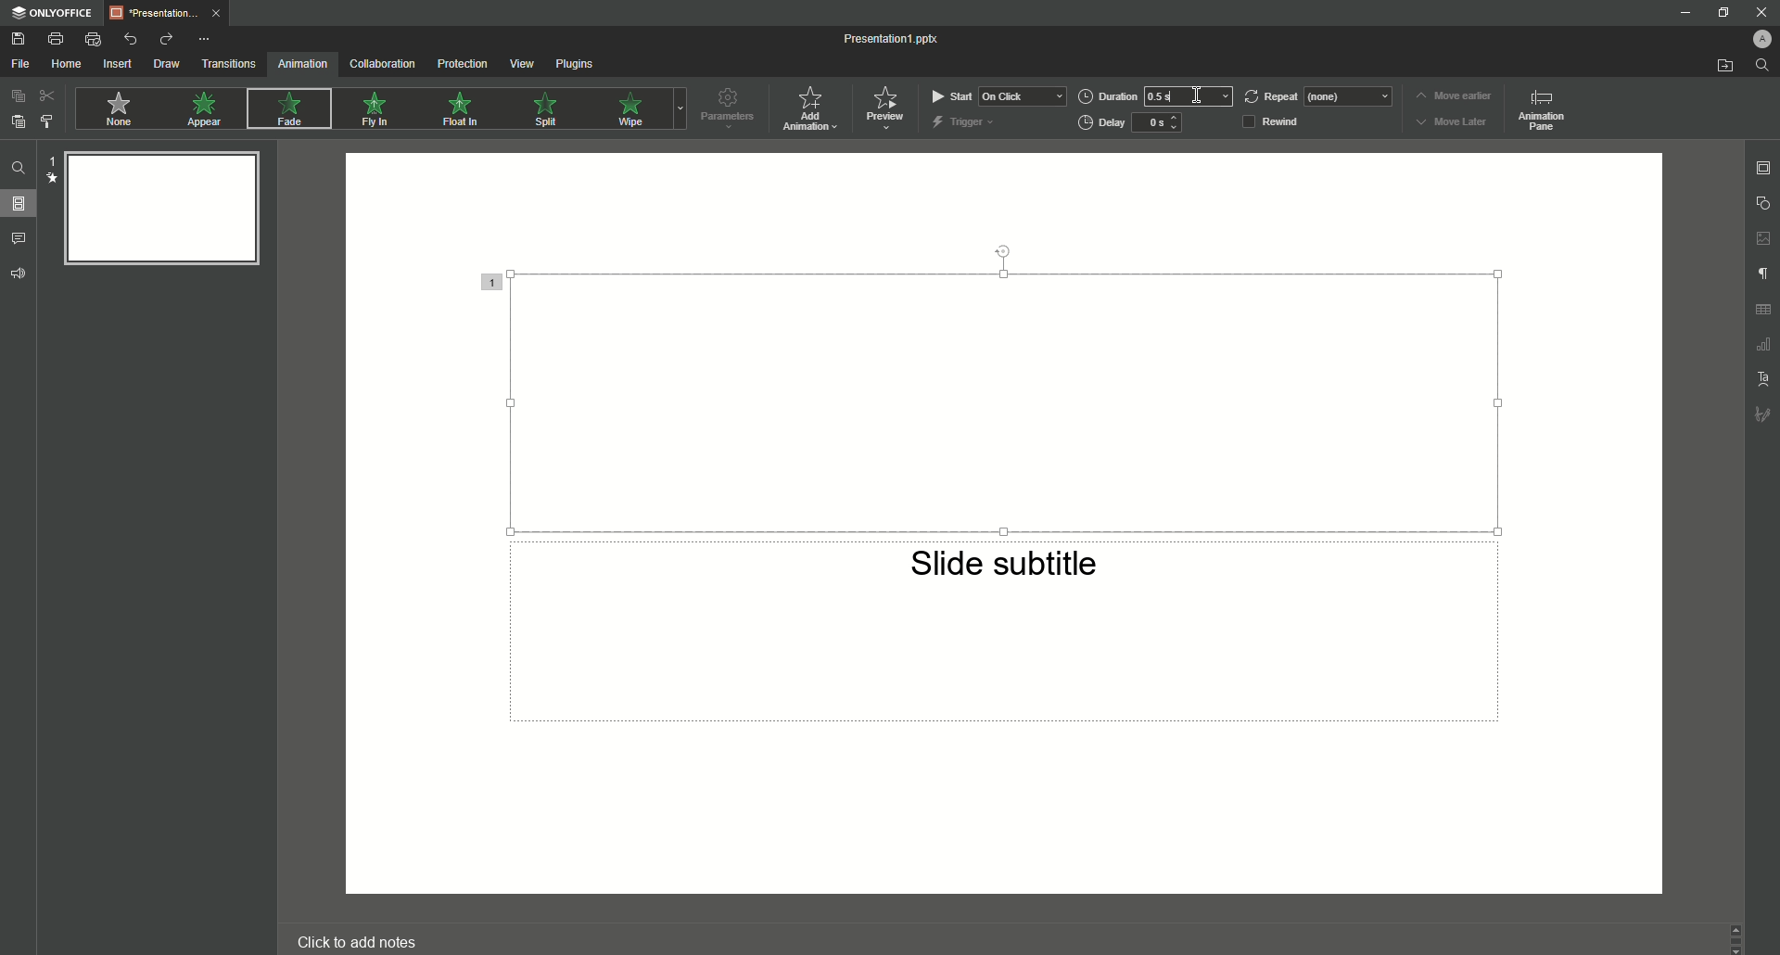  Describe the element at coordinates (205, 40) in the screenshot. I see `More Options` at that location.